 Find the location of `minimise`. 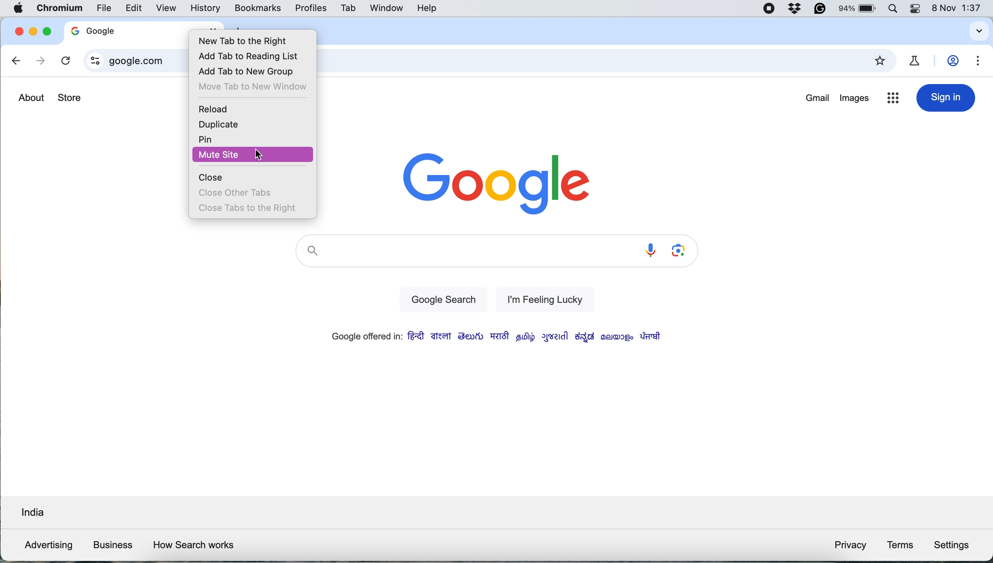

minimise is located at coordinates (32, 33).